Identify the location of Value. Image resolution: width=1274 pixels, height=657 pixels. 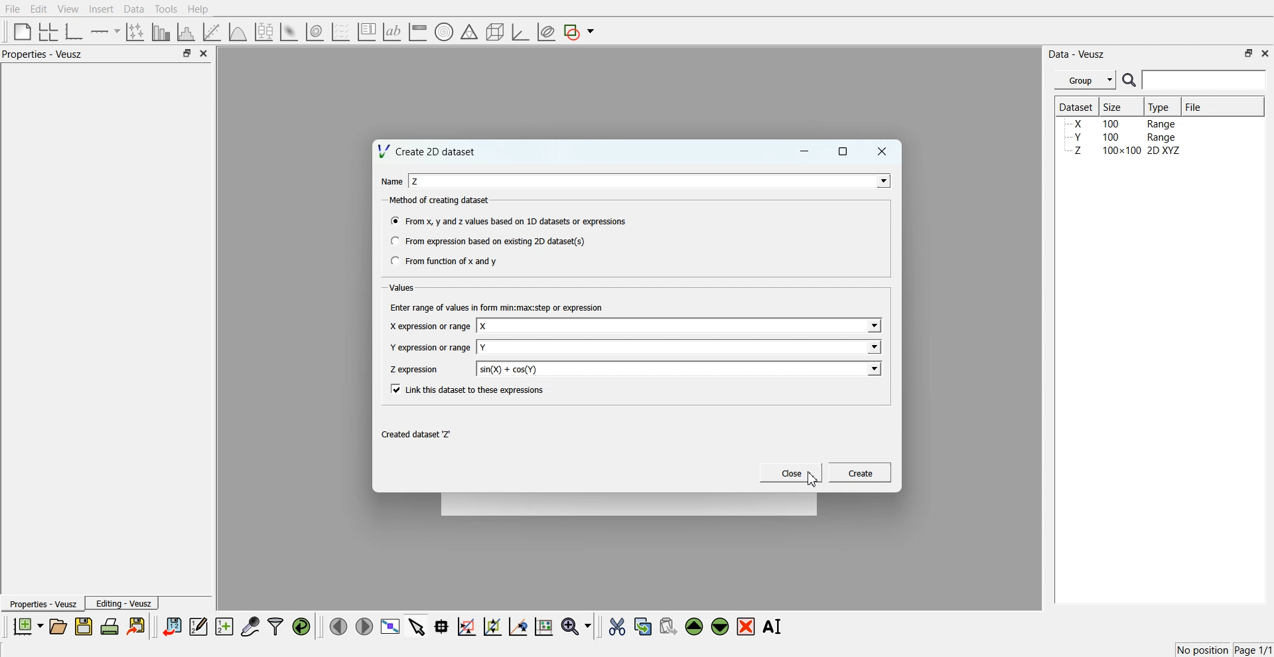
(403, 287).